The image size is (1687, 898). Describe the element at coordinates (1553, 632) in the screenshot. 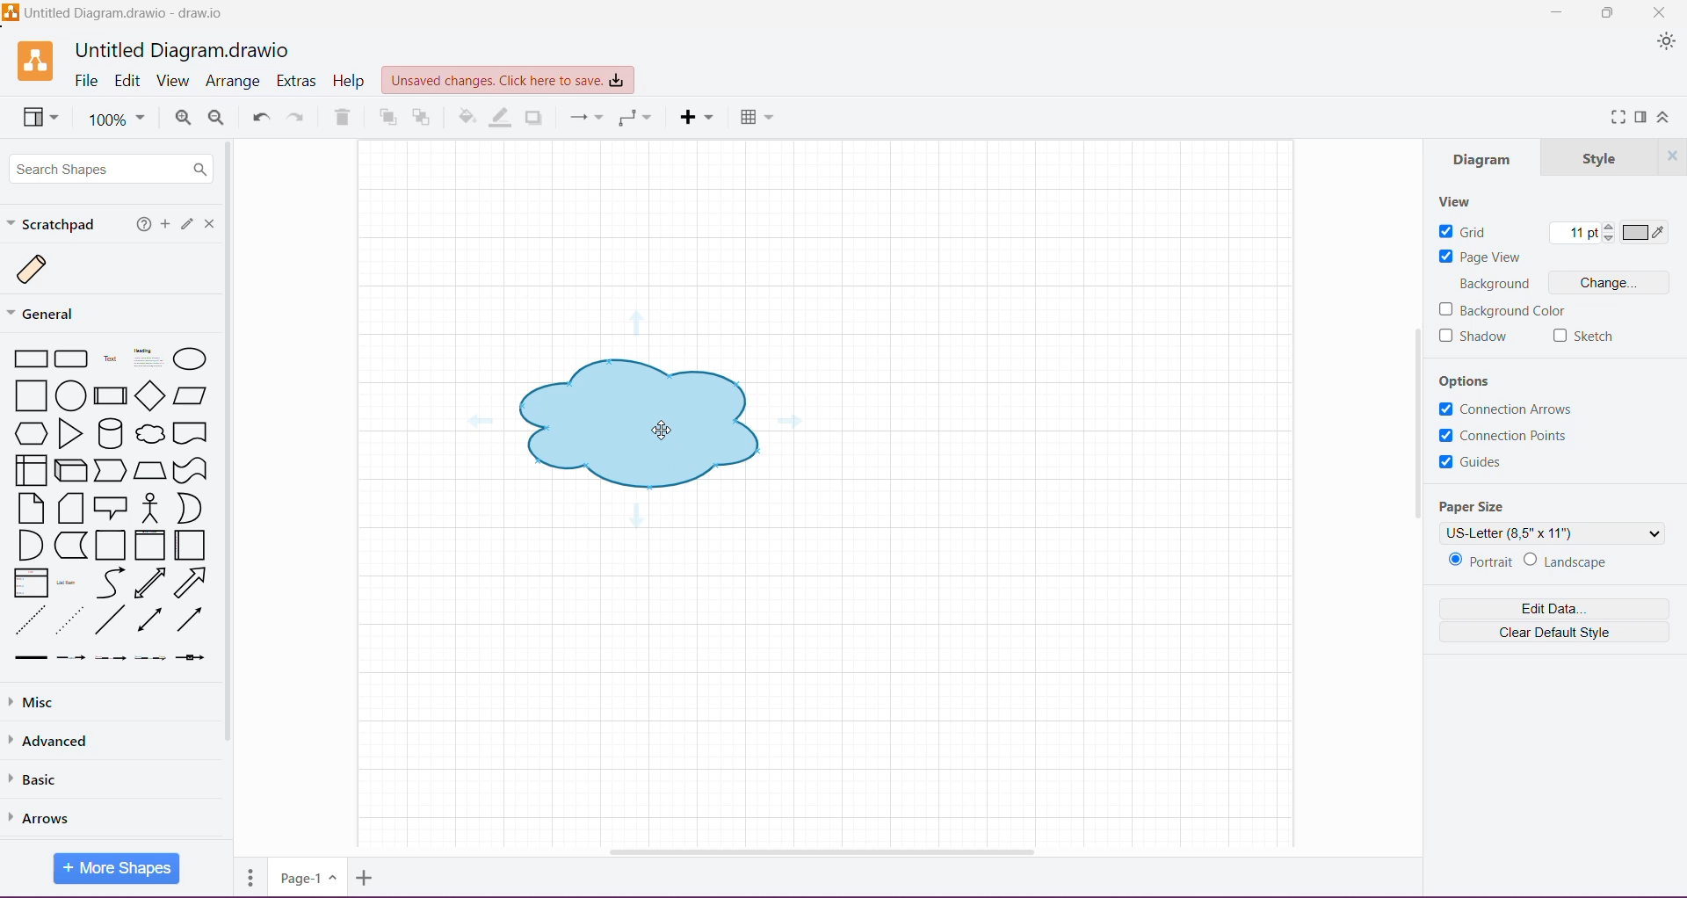

I see `Clear Data Style` at that location.